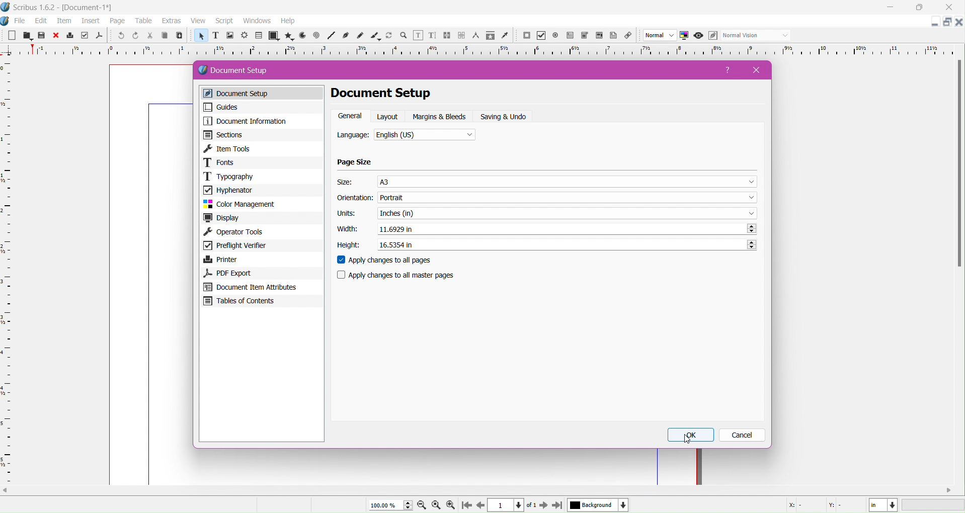 The image size is (965, 513). I want to click on Scroll, so click(480, 489).